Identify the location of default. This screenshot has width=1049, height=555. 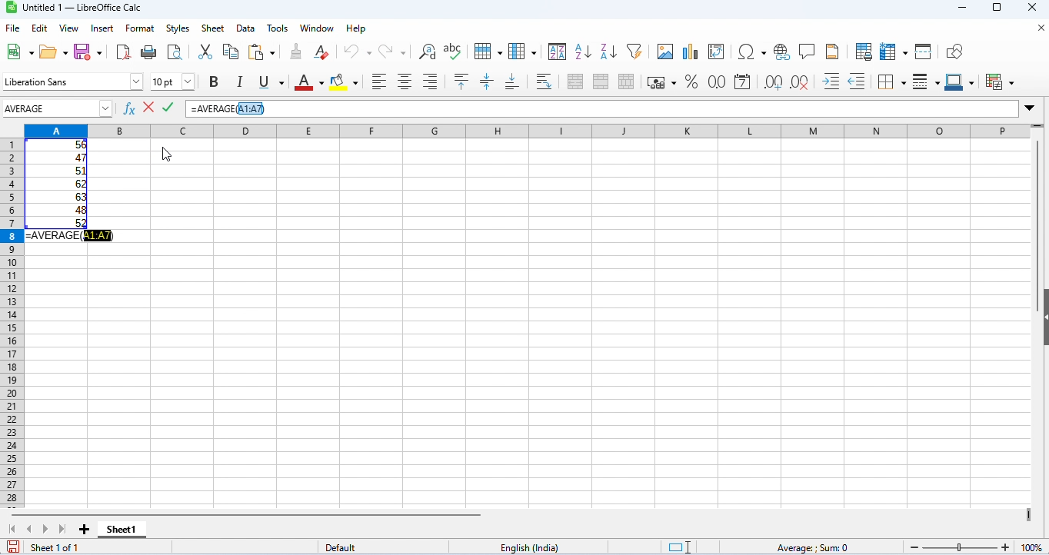
(345, 548).